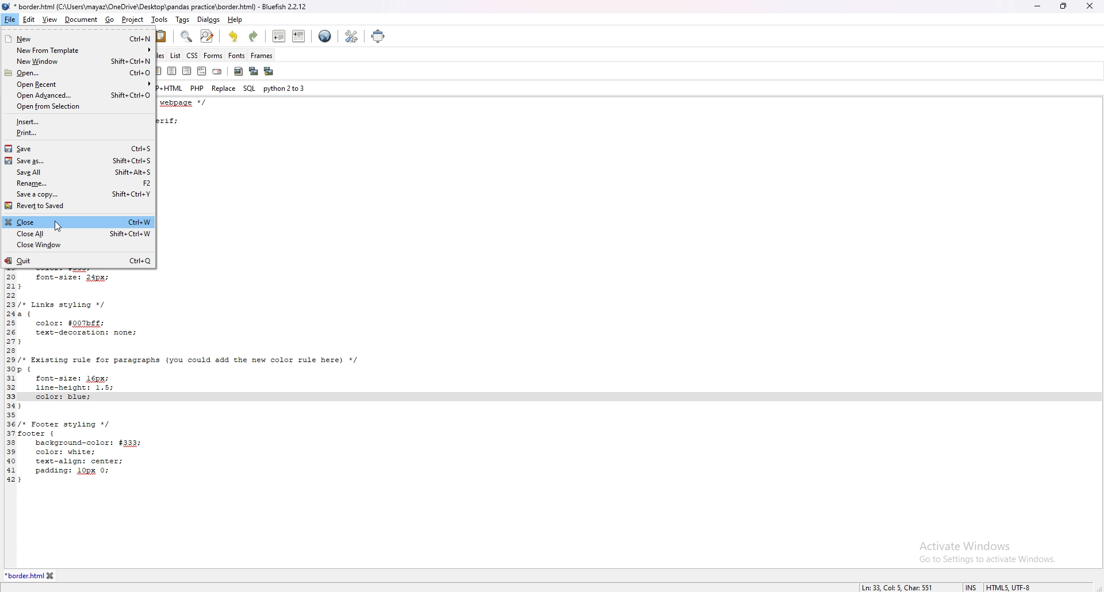  I want to click on python 2to3, so click(284, 88).